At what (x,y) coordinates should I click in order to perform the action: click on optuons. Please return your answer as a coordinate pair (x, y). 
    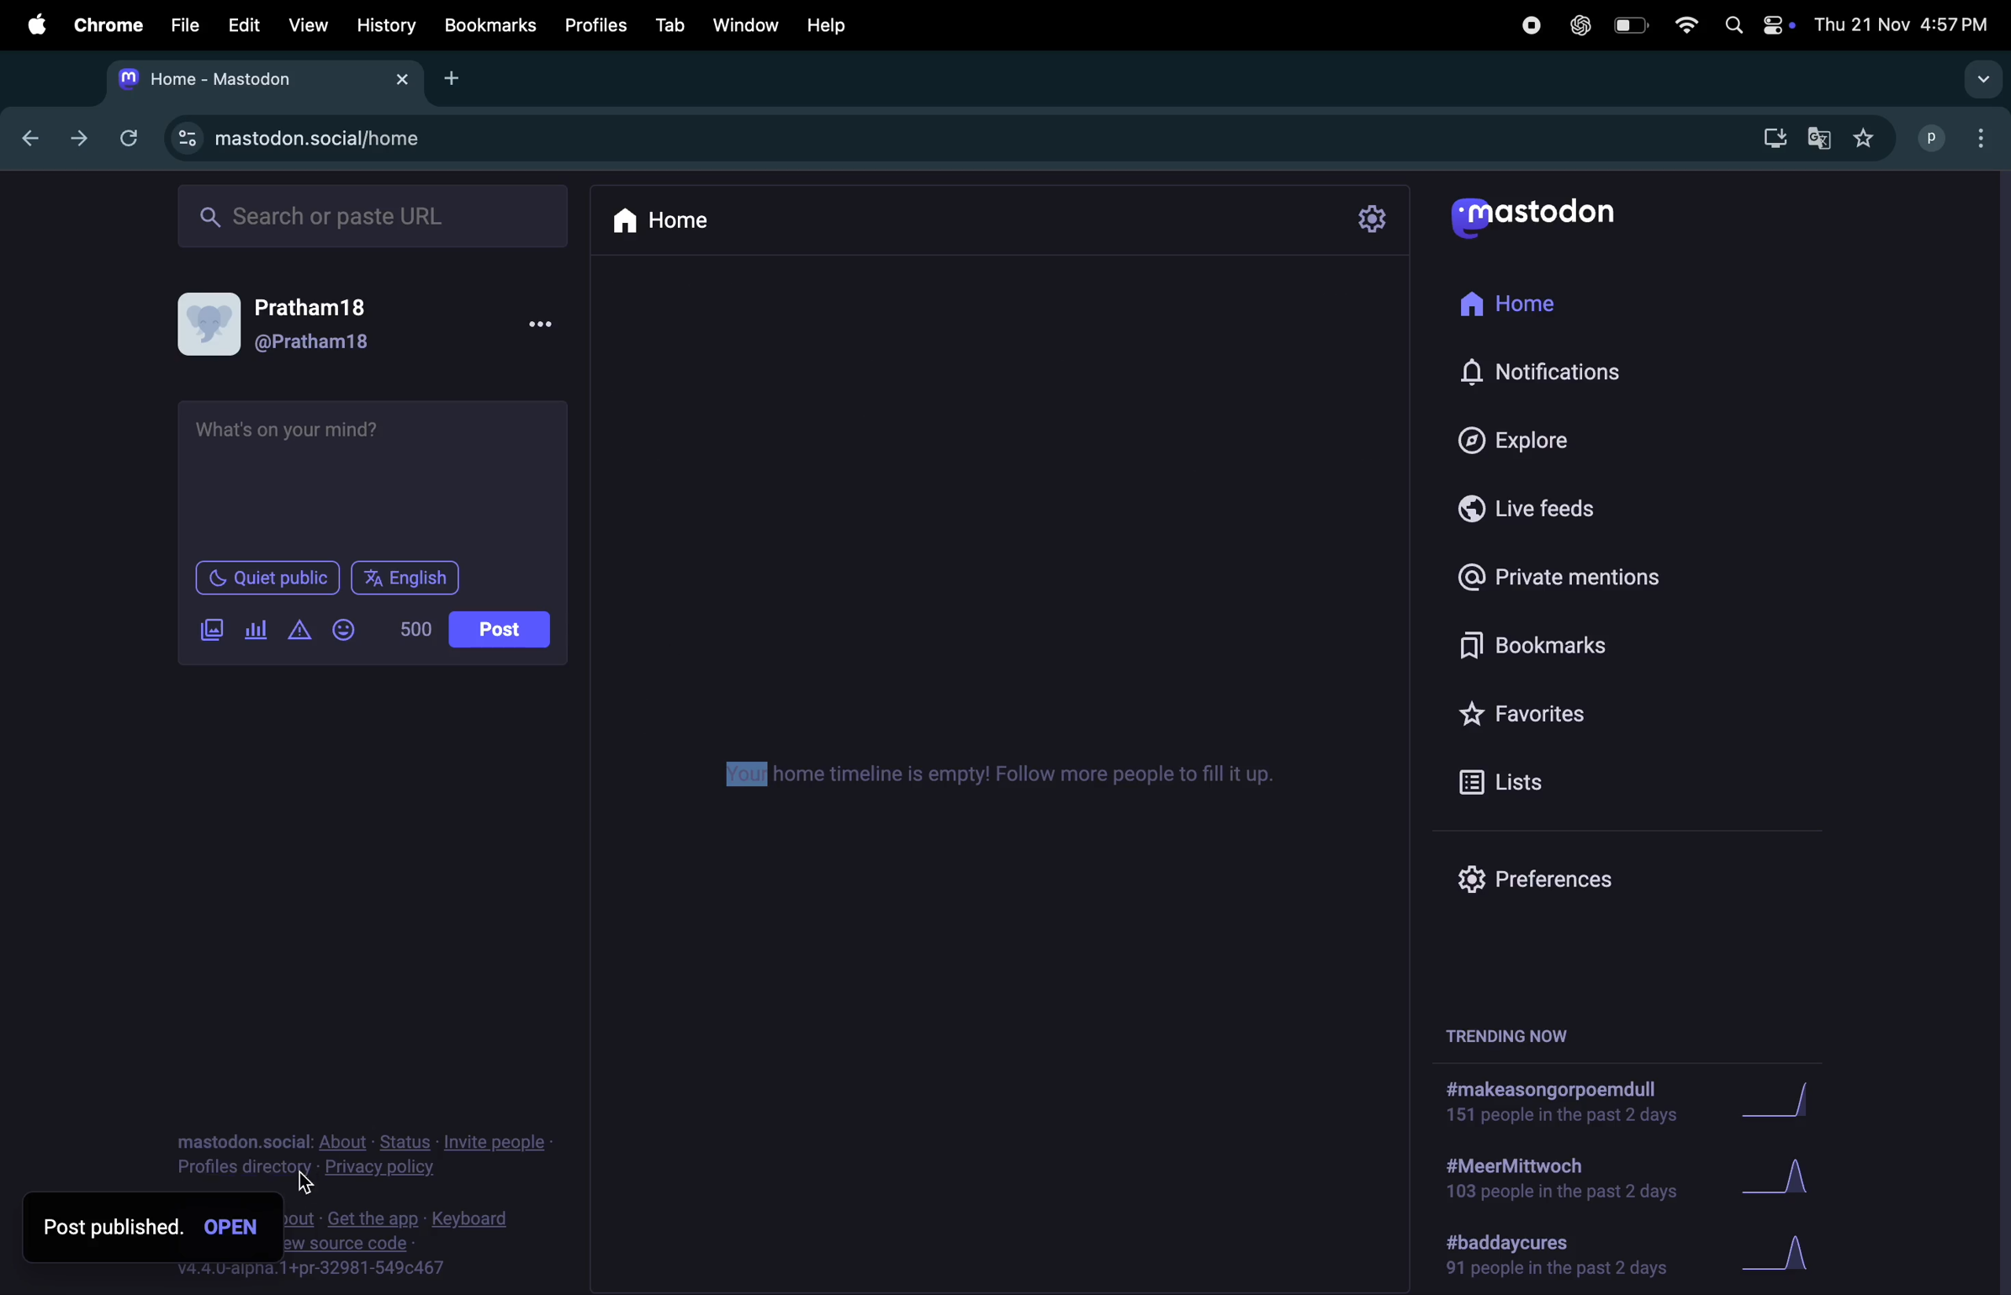
    Looking at the image, I should click on (1984, 136).